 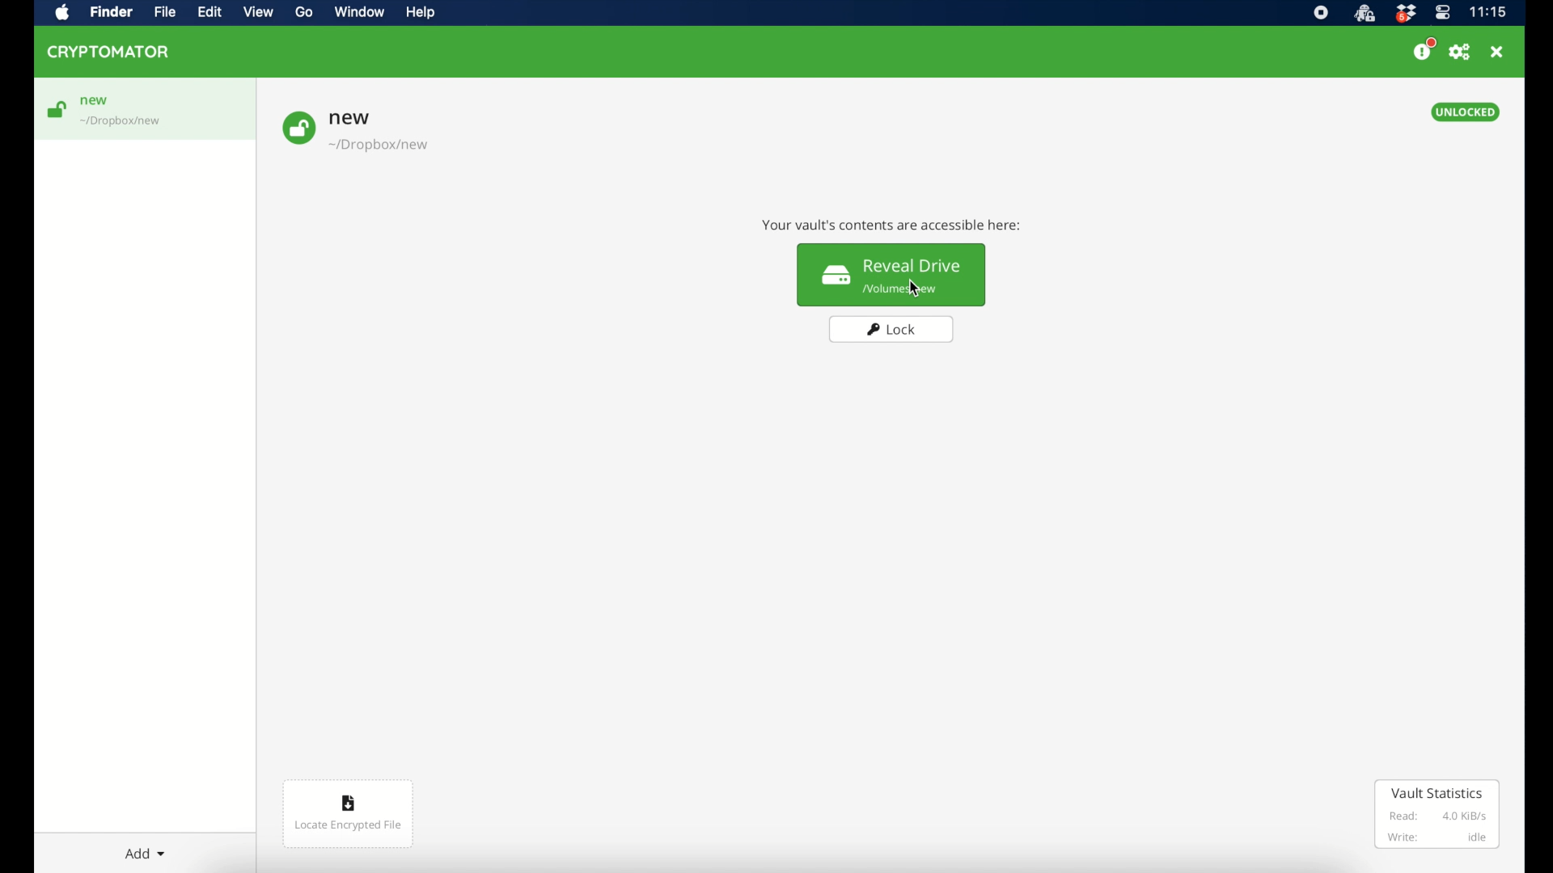 What do you see at coordinates (122, 122) in the screenshot?
I see `location` at bounding box center [122, 122].